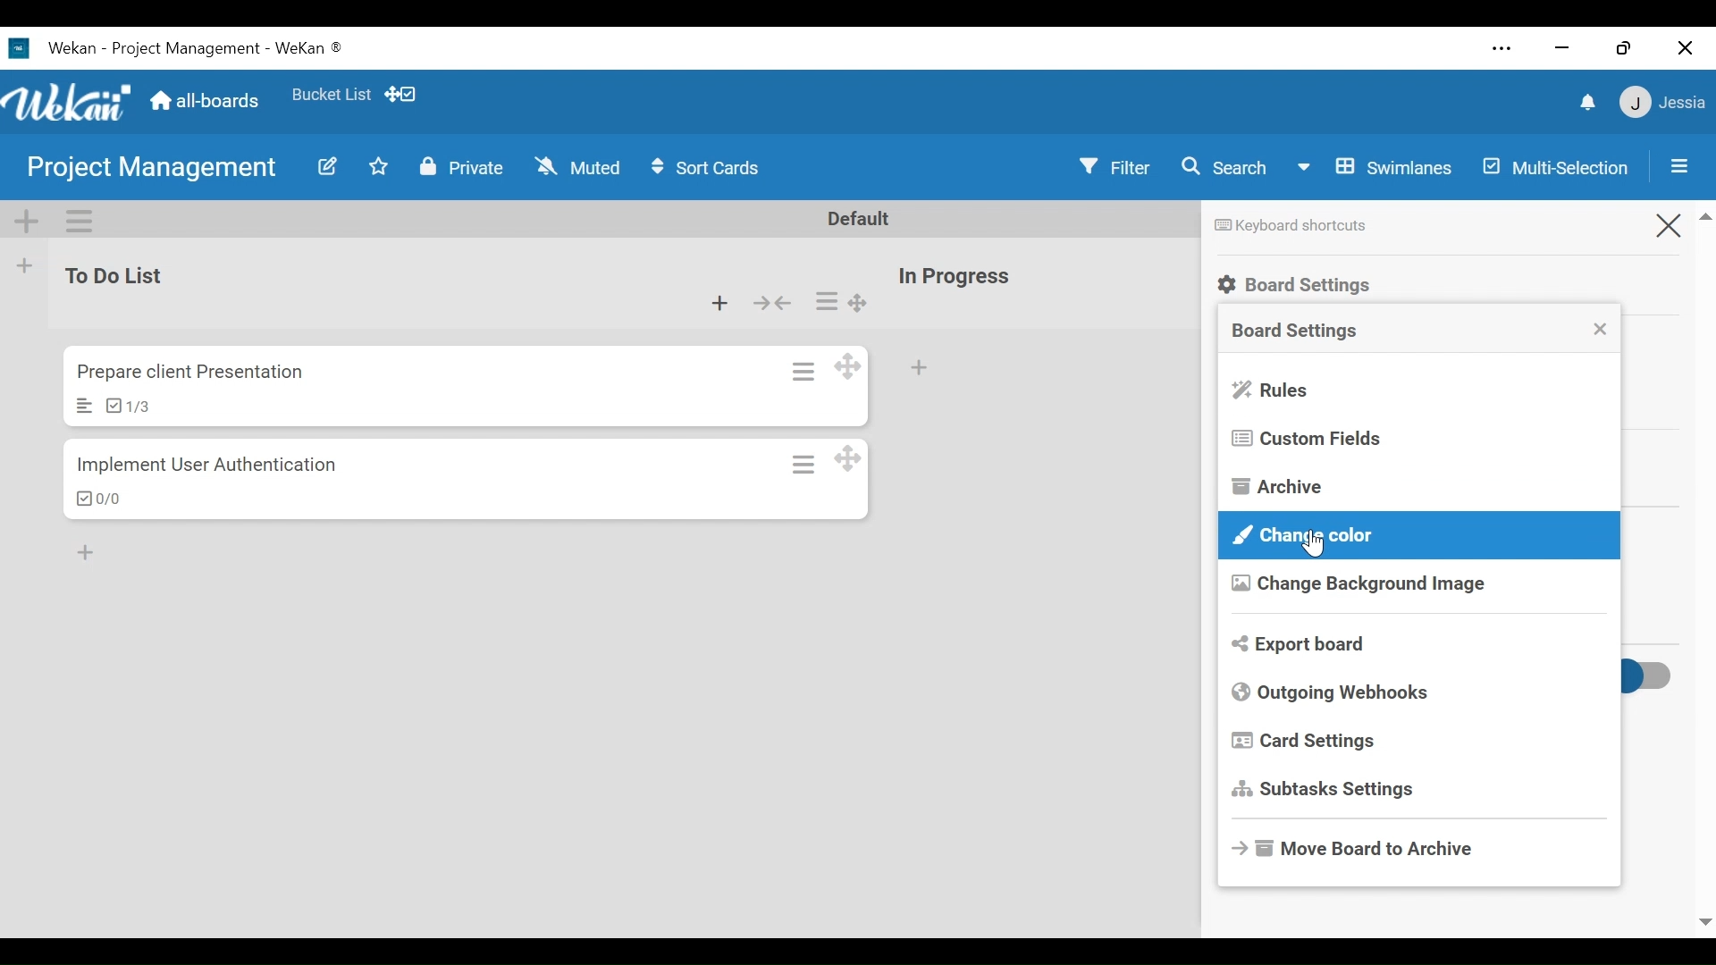 The height and width of the screenshot is (965, 1716). I want to click on Card Title, so click(189, 373).